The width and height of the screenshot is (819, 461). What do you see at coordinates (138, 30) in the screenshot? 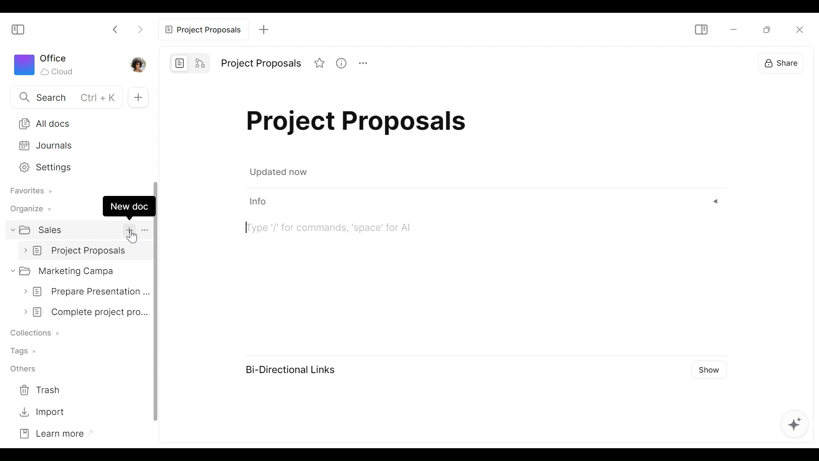
I see `Click to go forward` at bounding box center [138, 30].